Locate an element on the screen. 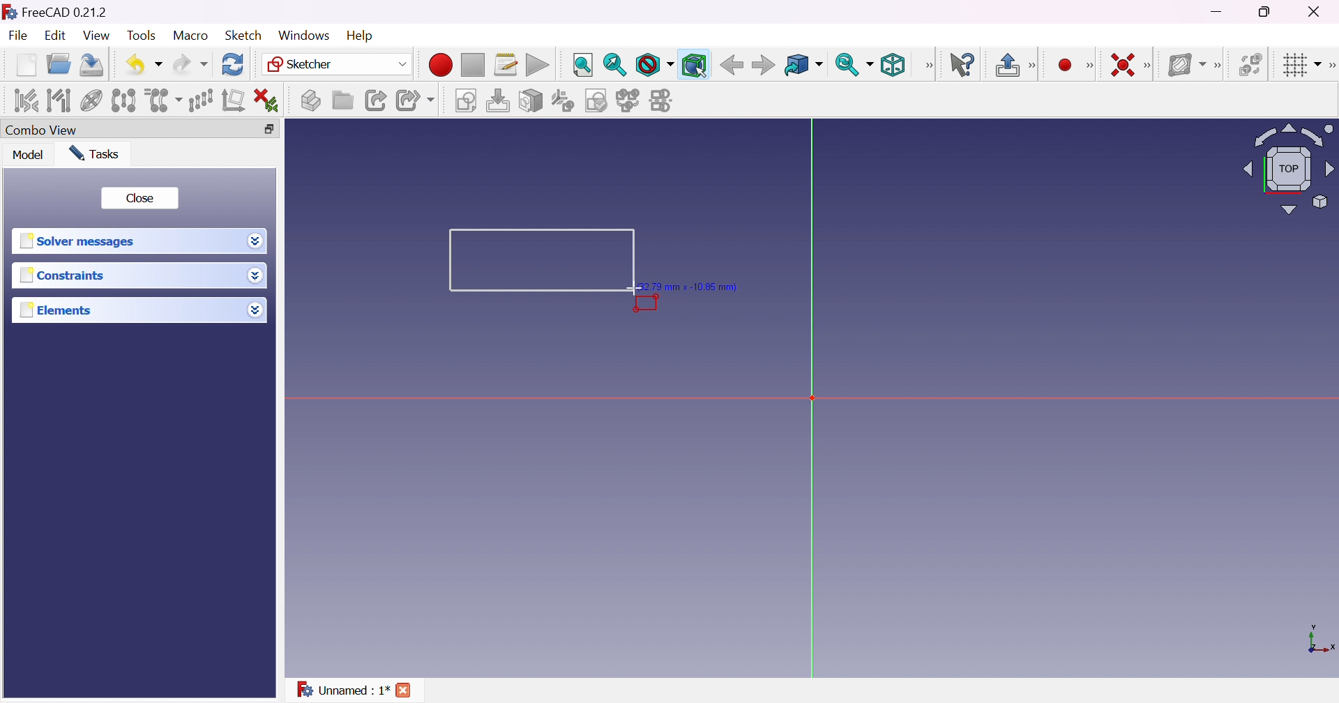 Image resolution: width=1339 pixels, height=703 pixels. [Sketcher edit mode] is located at coordinates (1034, 64).